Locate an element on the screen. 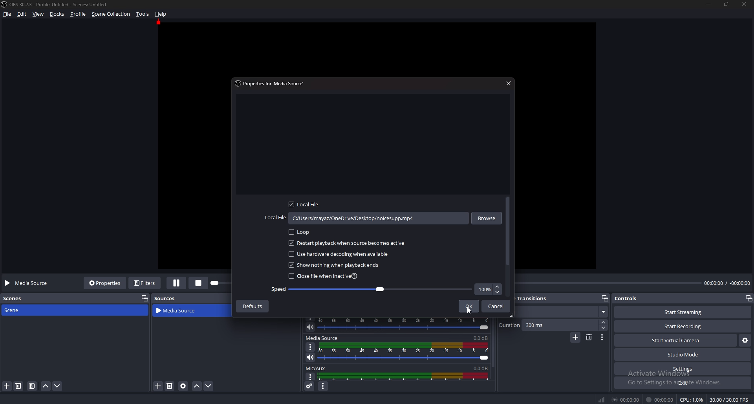  Move sources up is located at coordinates (197, 386).